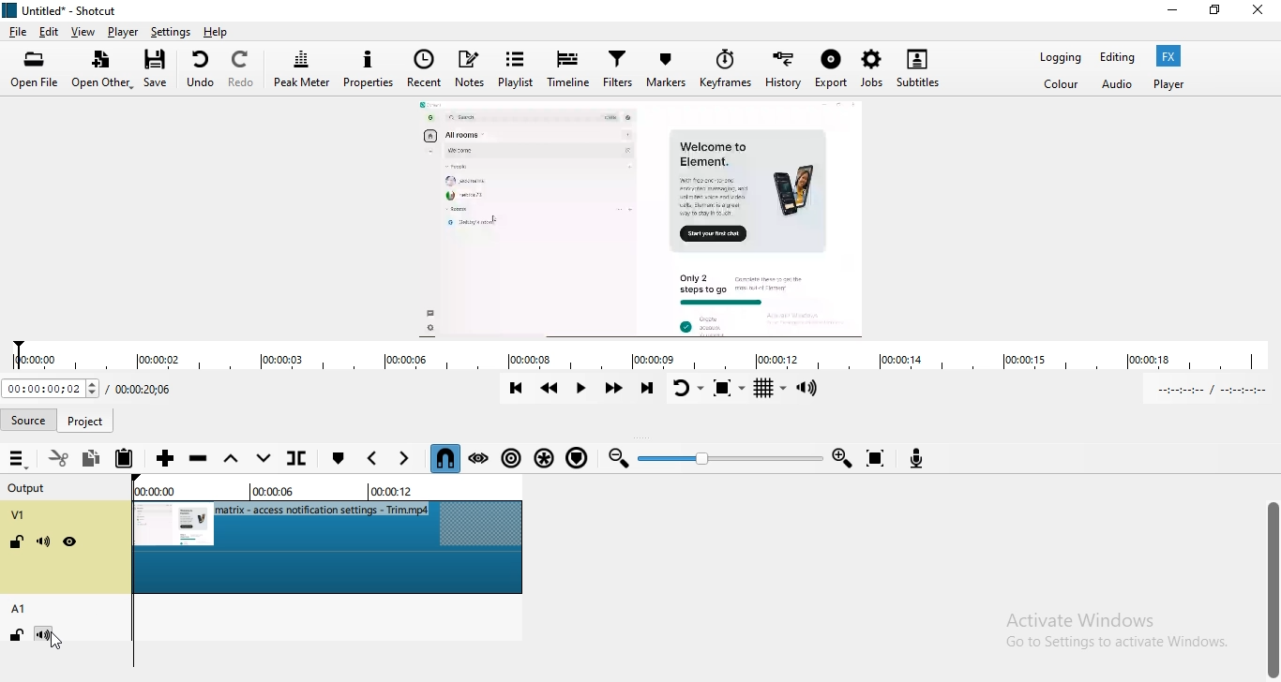 This screenshot has width=1281, height=682. Describe the element at coordinates (649, 391) in the screenshot. I see `Skip to the next point ` at that location.